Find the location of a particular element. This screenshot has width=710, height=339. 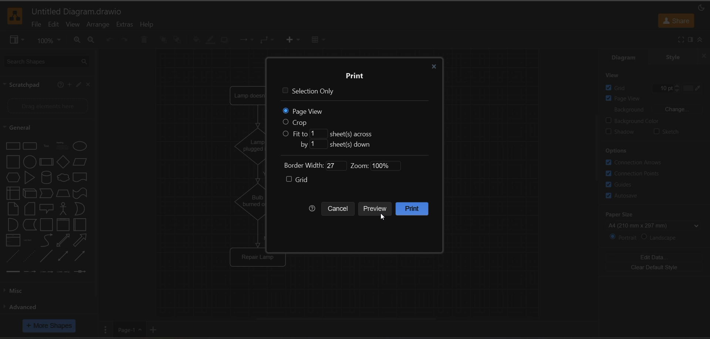

shapes is located at coordinates (45, 209).